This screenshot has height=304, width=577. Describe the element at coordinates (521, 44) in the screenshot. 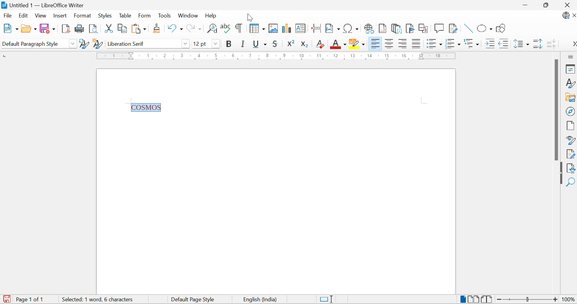

I see `Set Line Spacing` at that location.